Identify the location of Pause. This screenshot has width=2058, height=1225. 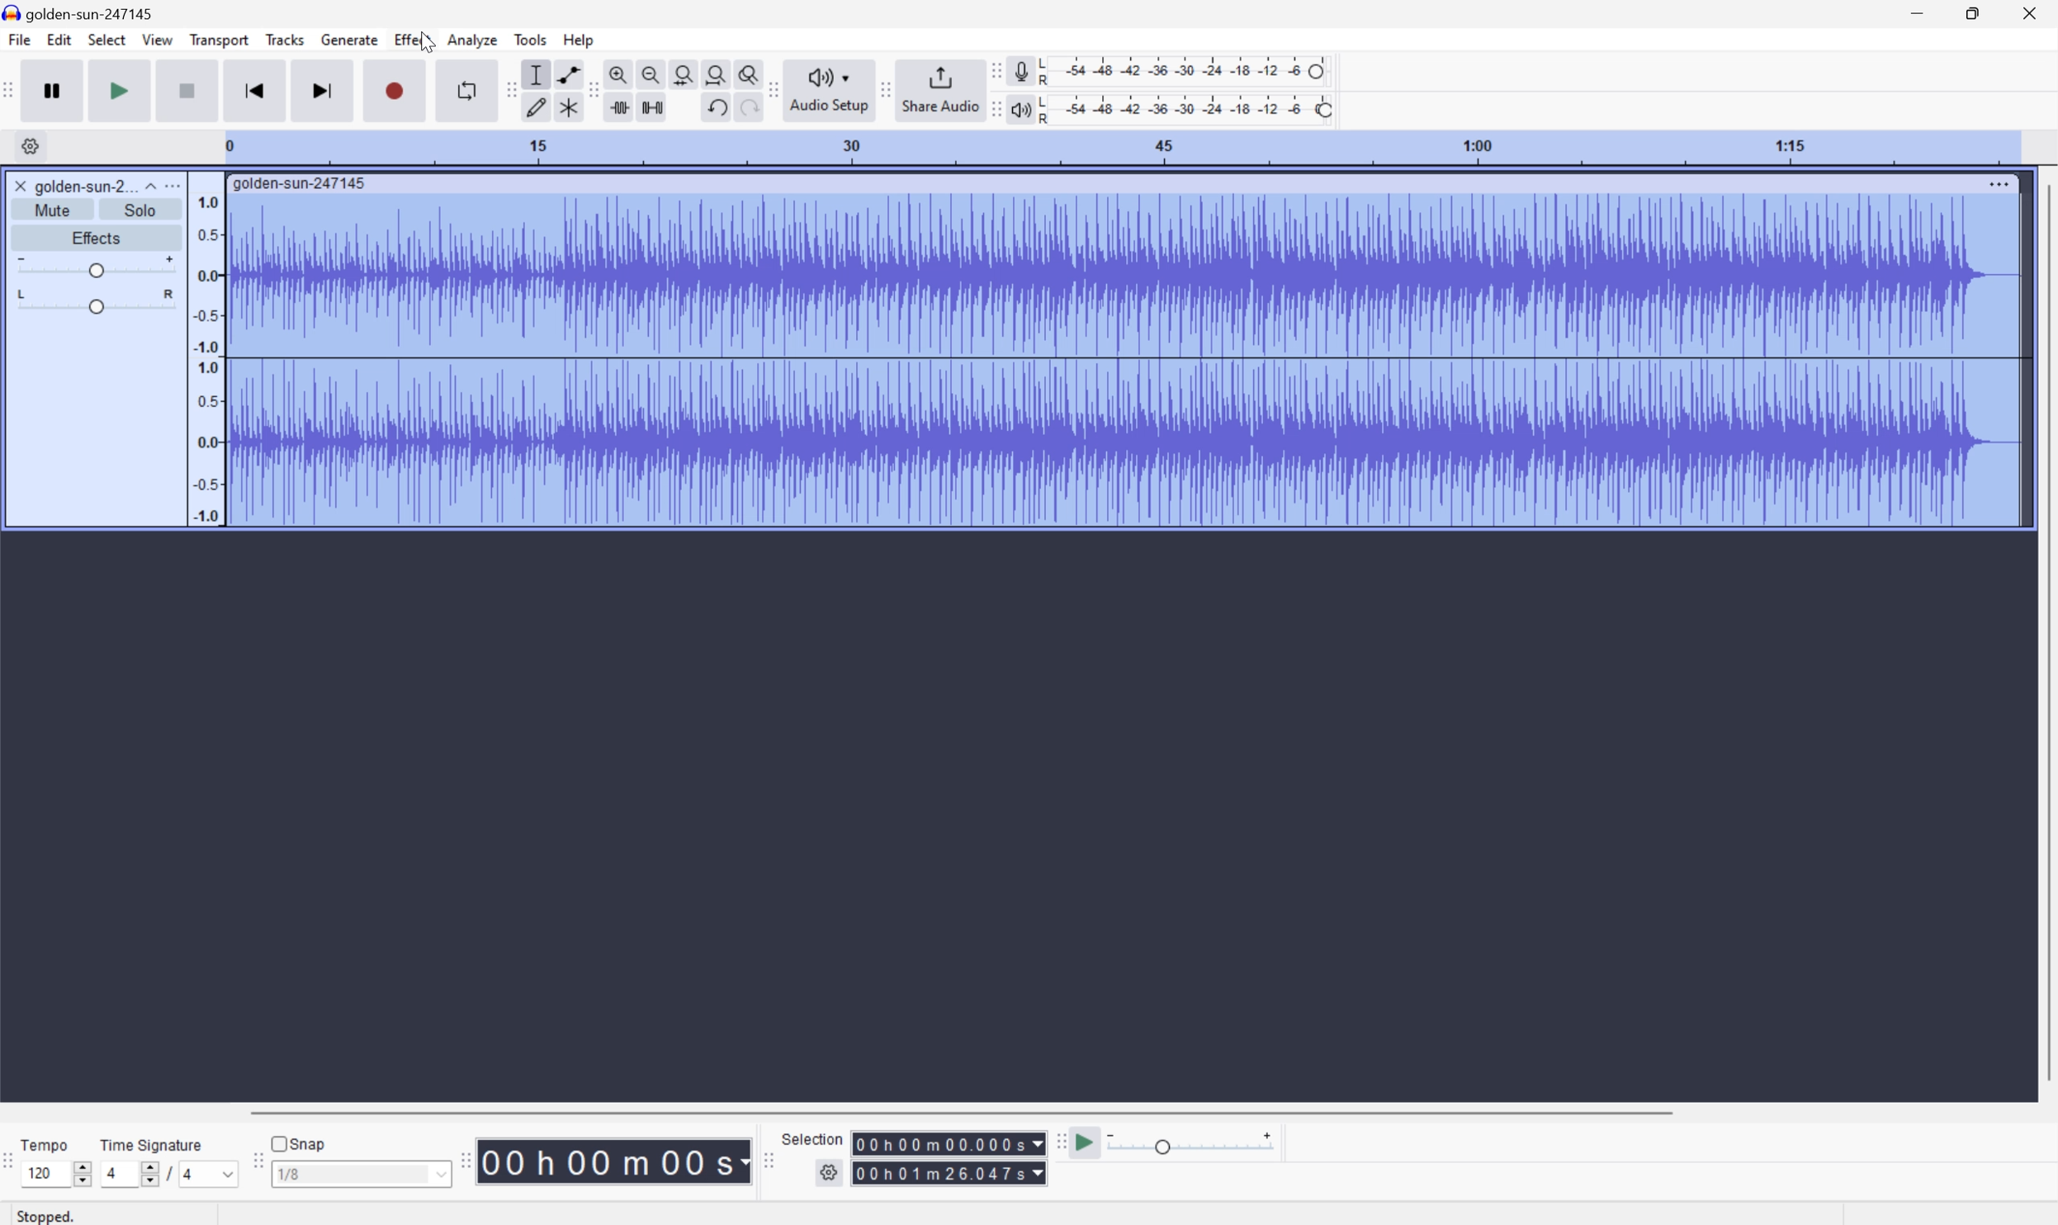
(58, 90).